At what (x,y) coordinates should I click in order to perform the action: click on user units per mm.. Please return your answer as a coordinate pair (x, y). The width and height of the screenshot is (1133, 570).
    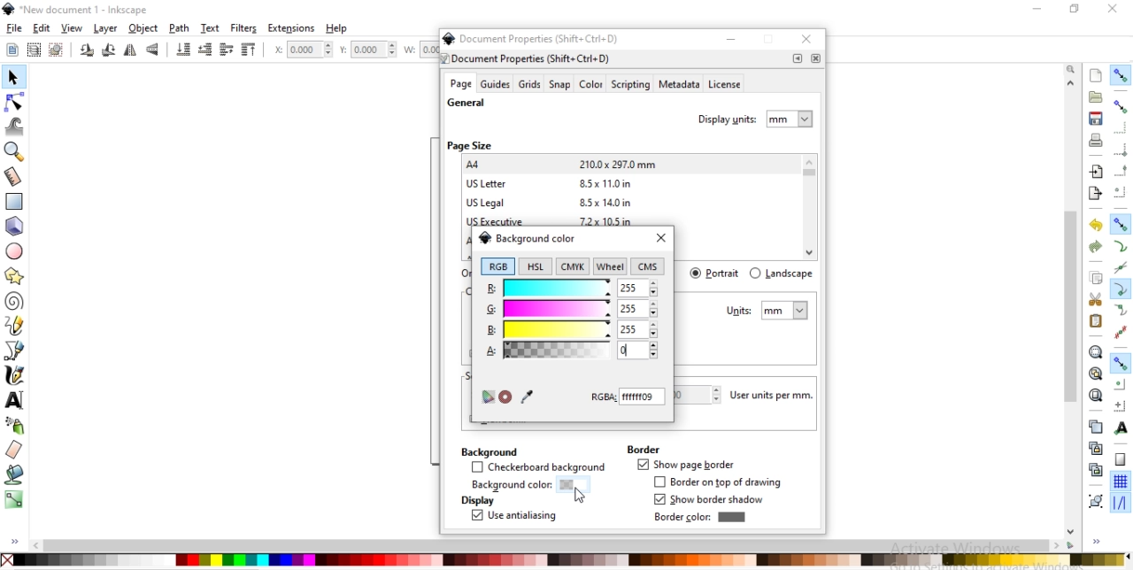
    Looking at the image, I should click on (776, 396).